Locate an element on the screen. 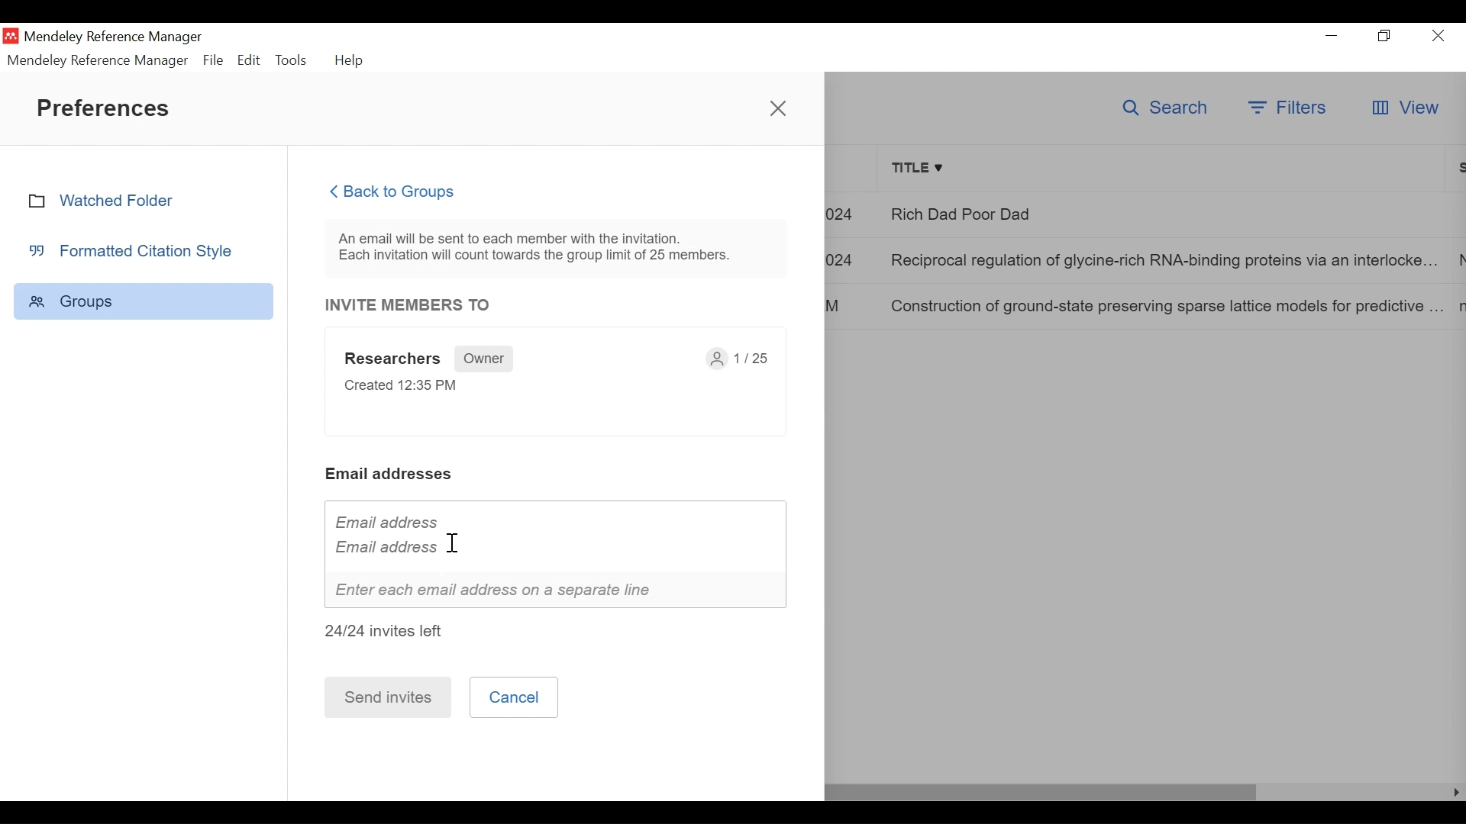 This screenshot has height=824, width=1466. Email address
Email address I
Enter each email address on a separate line is located at coordinates (553, 557).